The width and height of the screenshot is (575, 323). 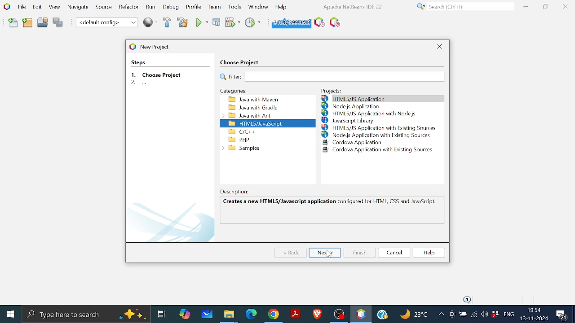 What do you see at coordinates (171, 7) in the screenshot?
I see `Debug` at bounding box center [171, 7].